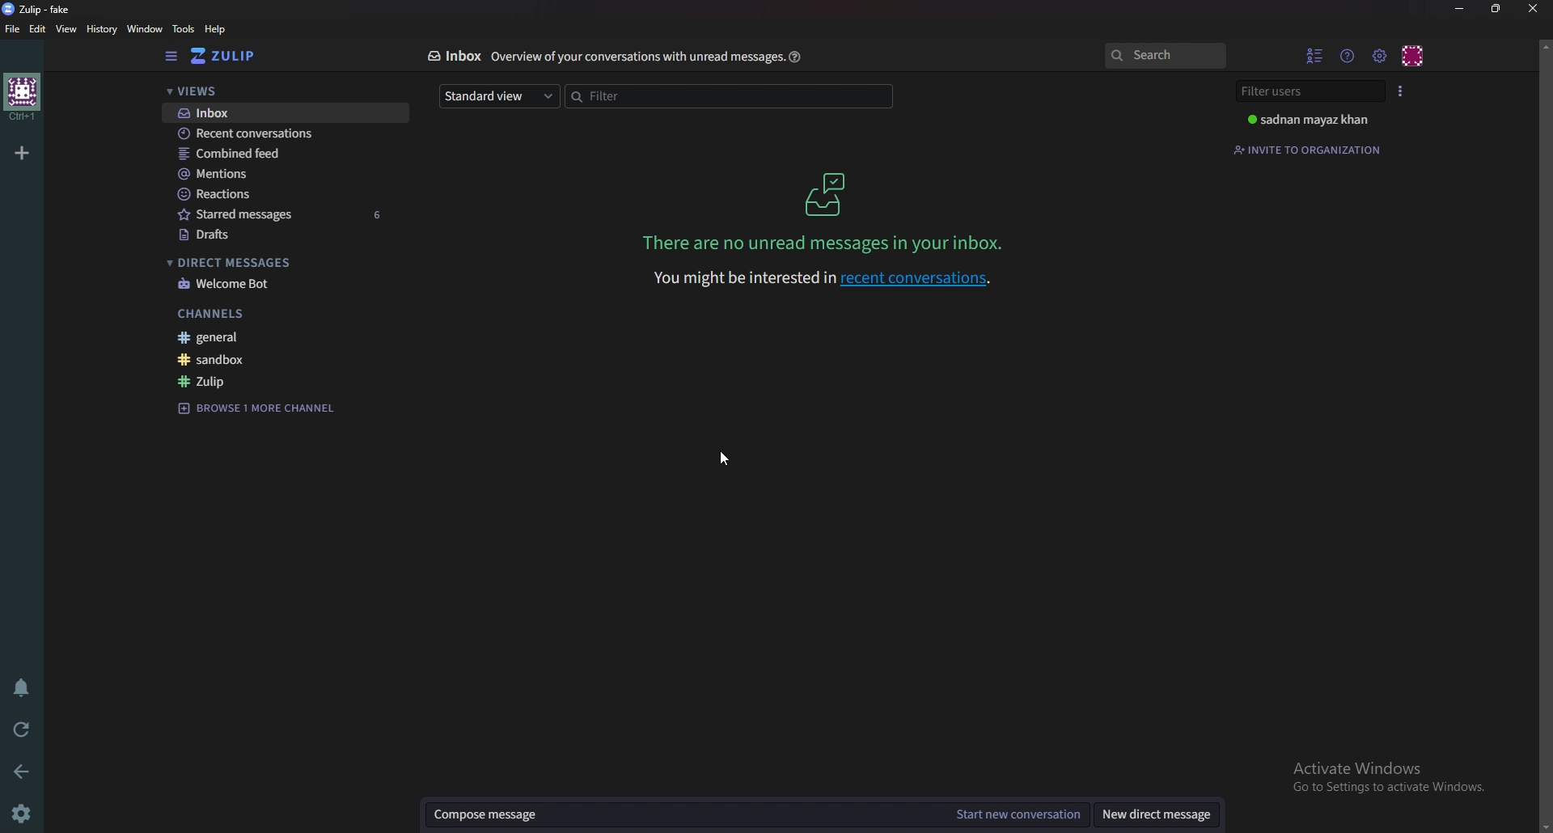  Describe the element at coordinates (1401, 91) in the screenshot. I see `User list style` at that location.